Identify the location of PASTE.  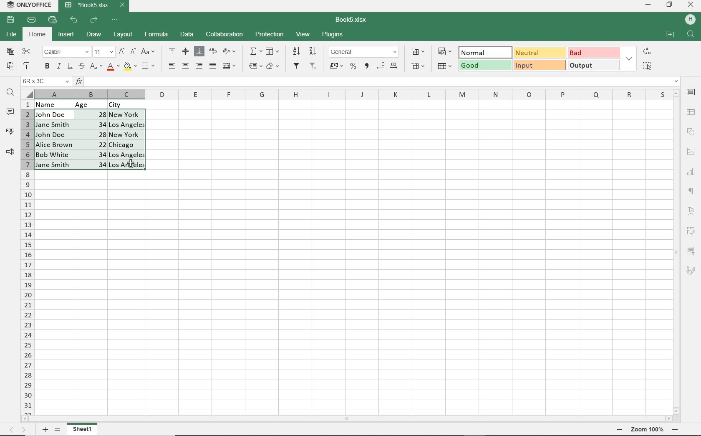
(10, 66).